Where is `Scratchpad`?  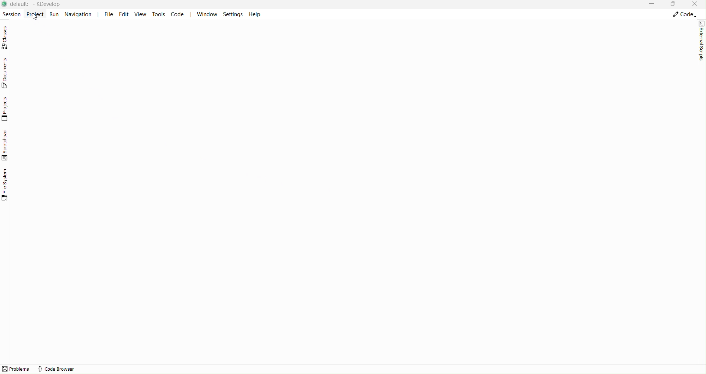 Scratchpad is located at coordinates (6, 145).